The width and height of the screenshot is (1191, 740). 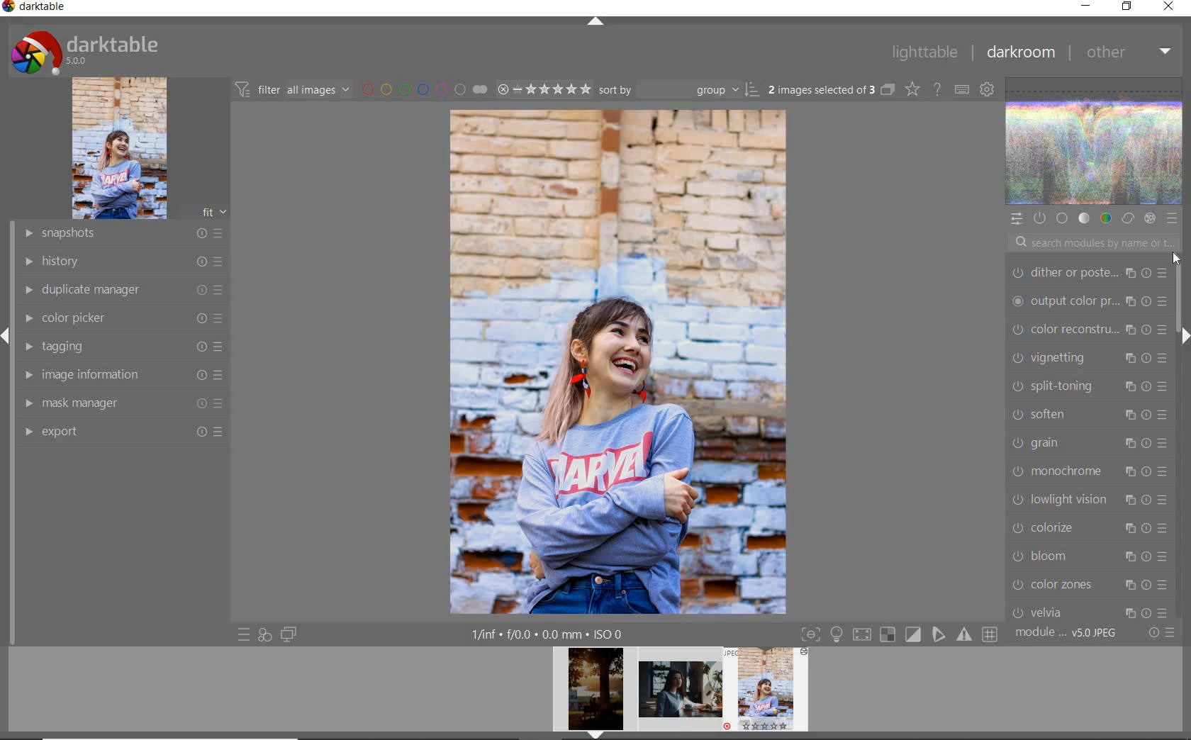 I want to click on haze removal, so click(x=1088, y=554).